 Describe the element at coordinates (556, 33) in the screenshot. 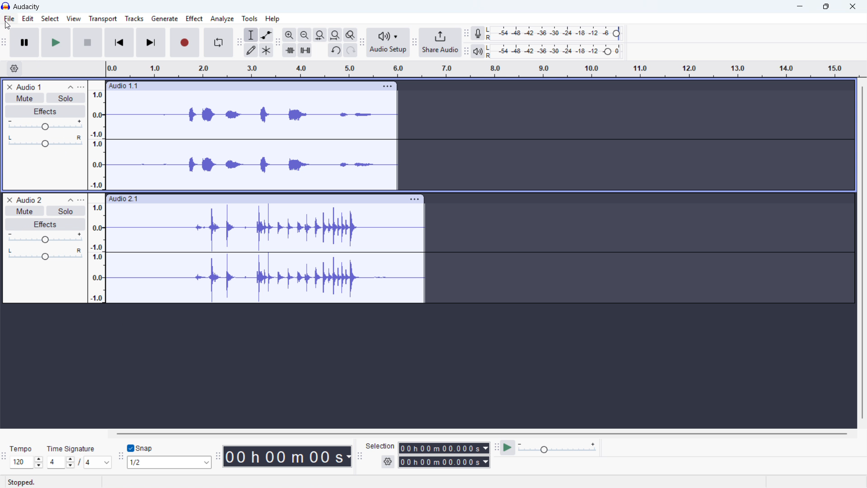

I see `recording level` at that location.